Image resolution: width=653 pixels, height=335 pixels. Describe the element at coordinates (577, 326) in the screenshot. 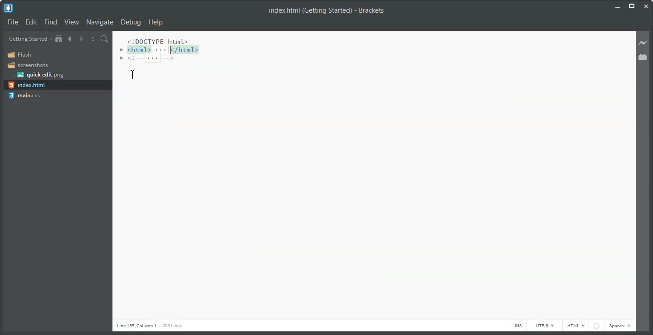

I see `HTML` at that location.